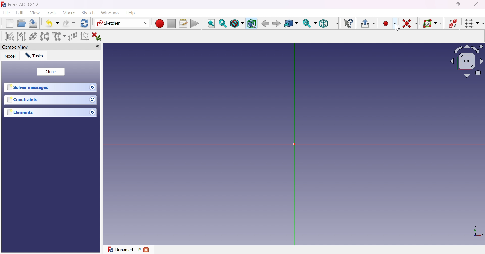  I want to click on Switch virtual space, so click(452, 23).